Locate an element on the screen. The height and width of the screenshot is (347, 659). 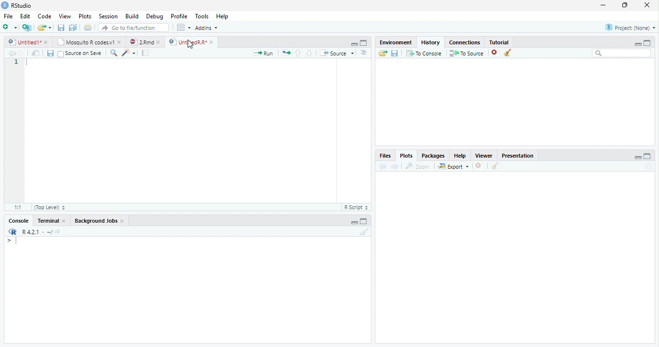
To Console is located at coordinates (424, 53).